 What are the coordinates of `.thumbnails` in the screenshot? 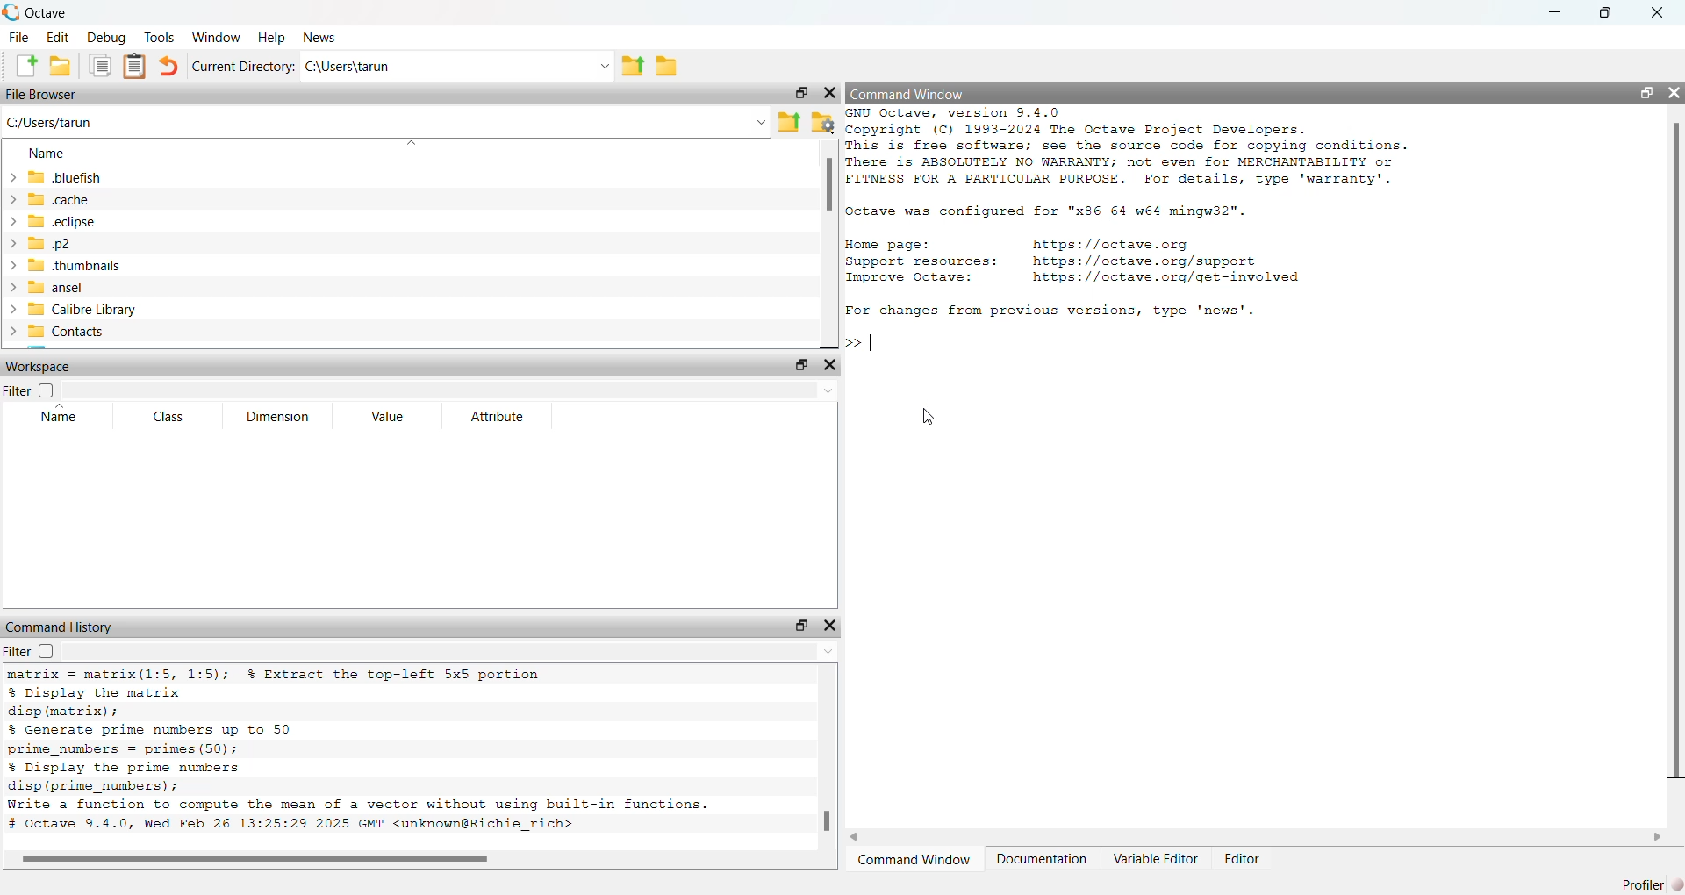 It's located at (75, 266).